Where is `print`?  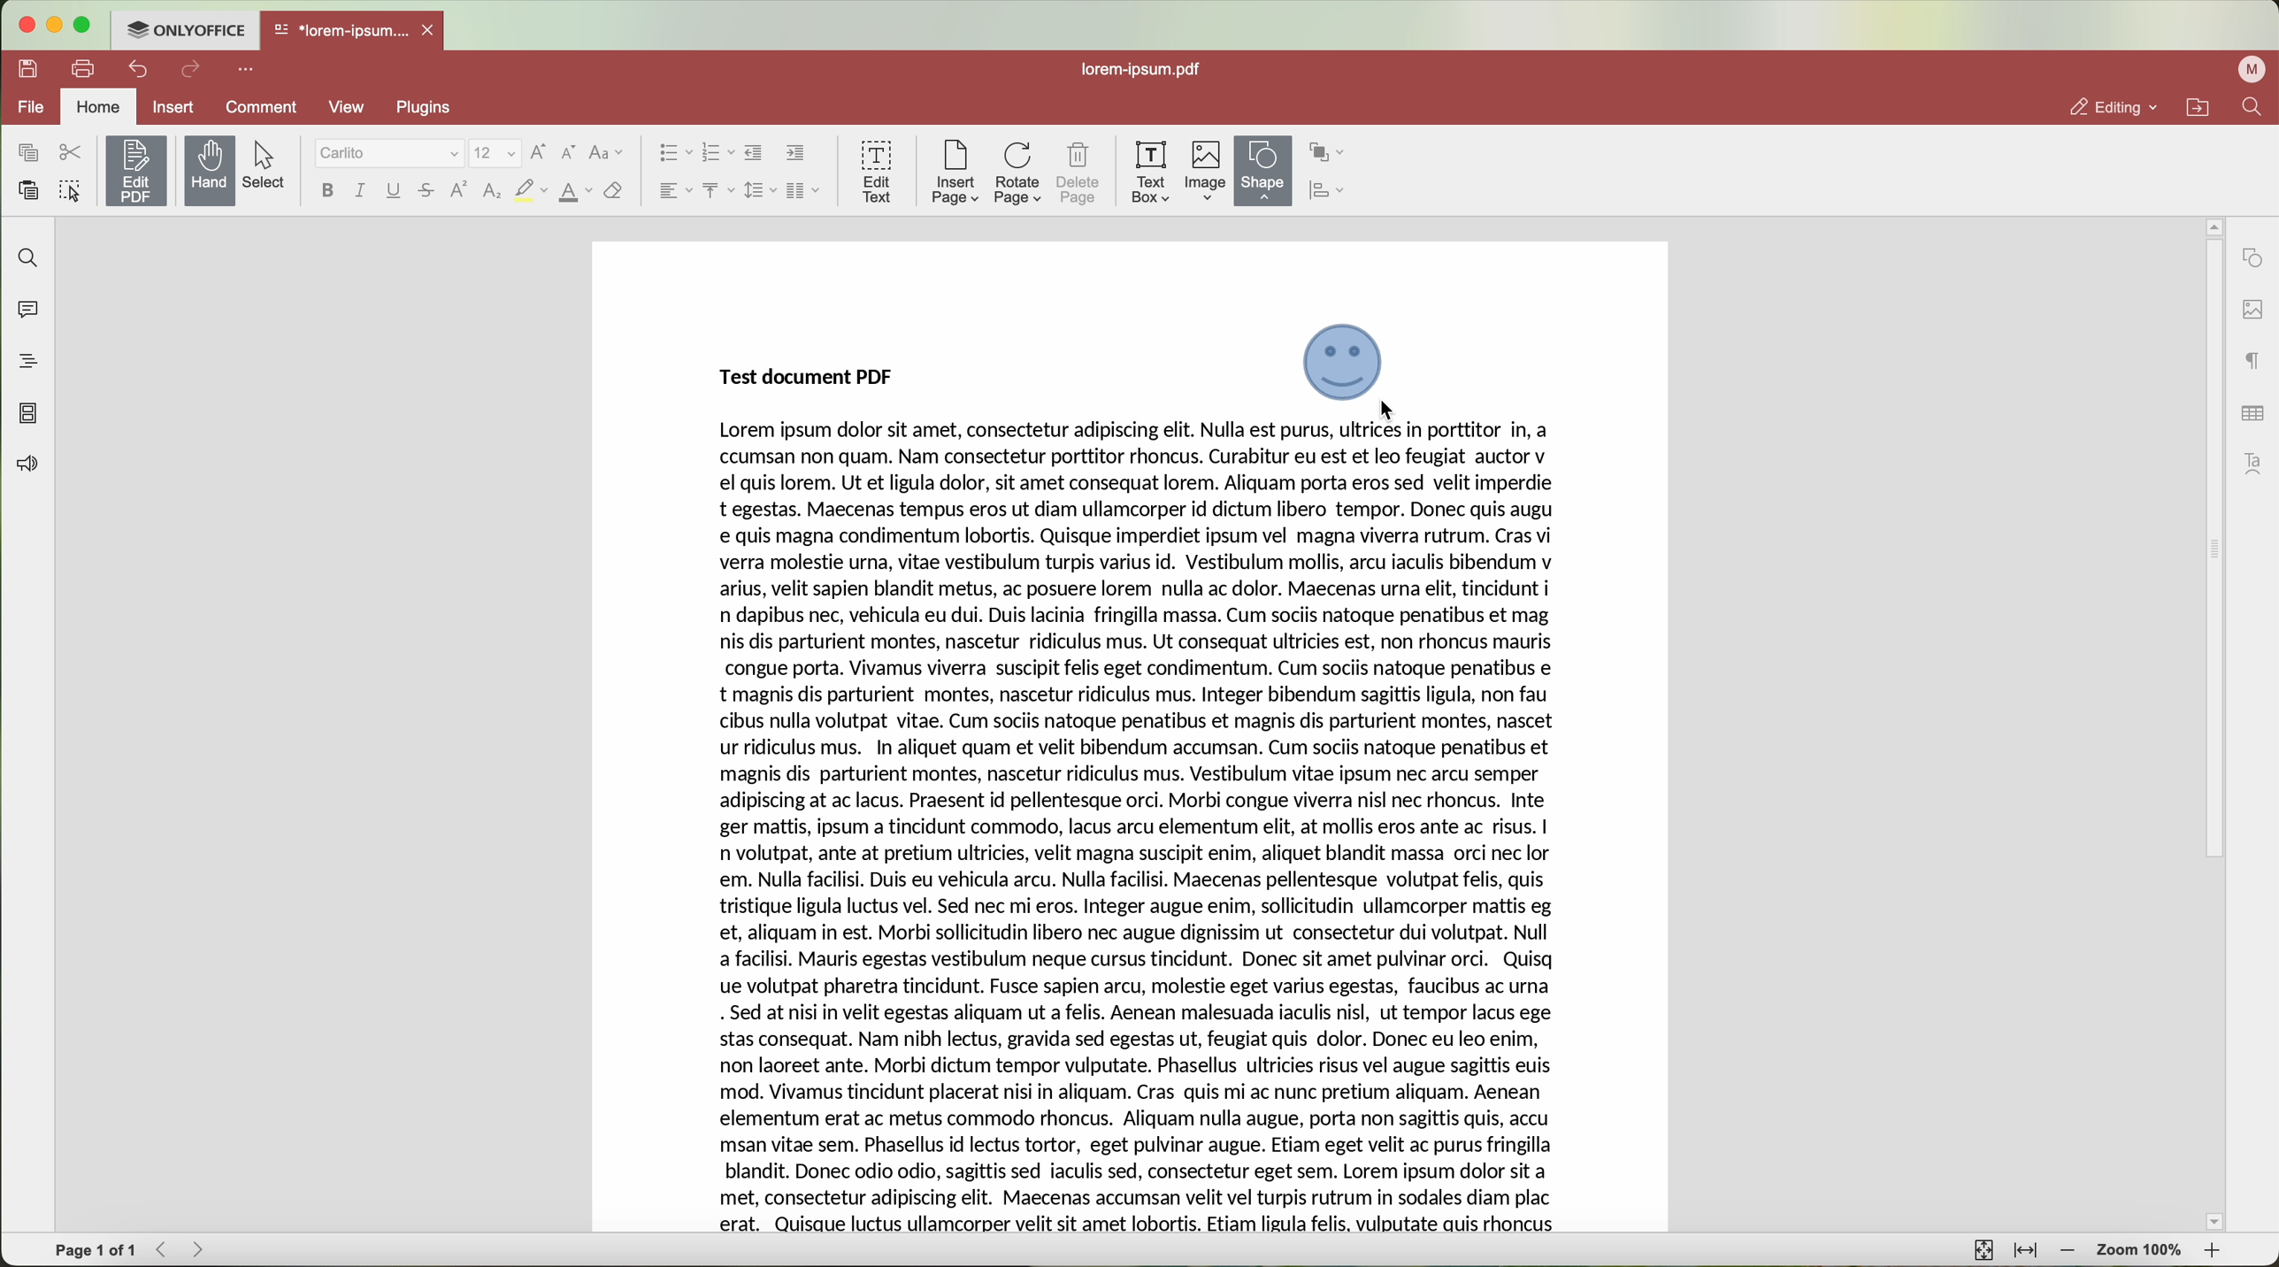
print is located at coordinates (85, 67).